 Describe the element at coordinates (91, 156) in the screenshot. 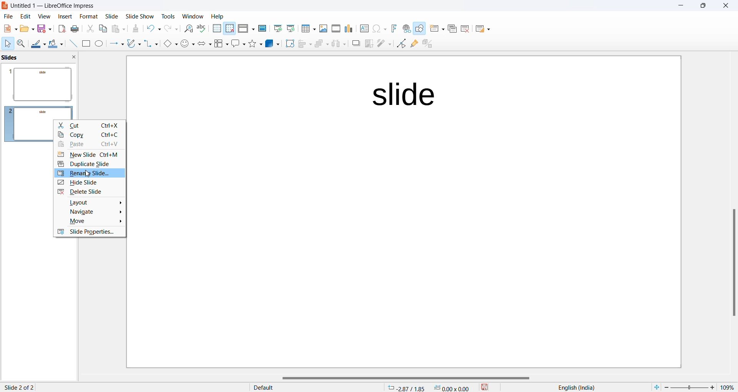

I see `new slide` at that location.